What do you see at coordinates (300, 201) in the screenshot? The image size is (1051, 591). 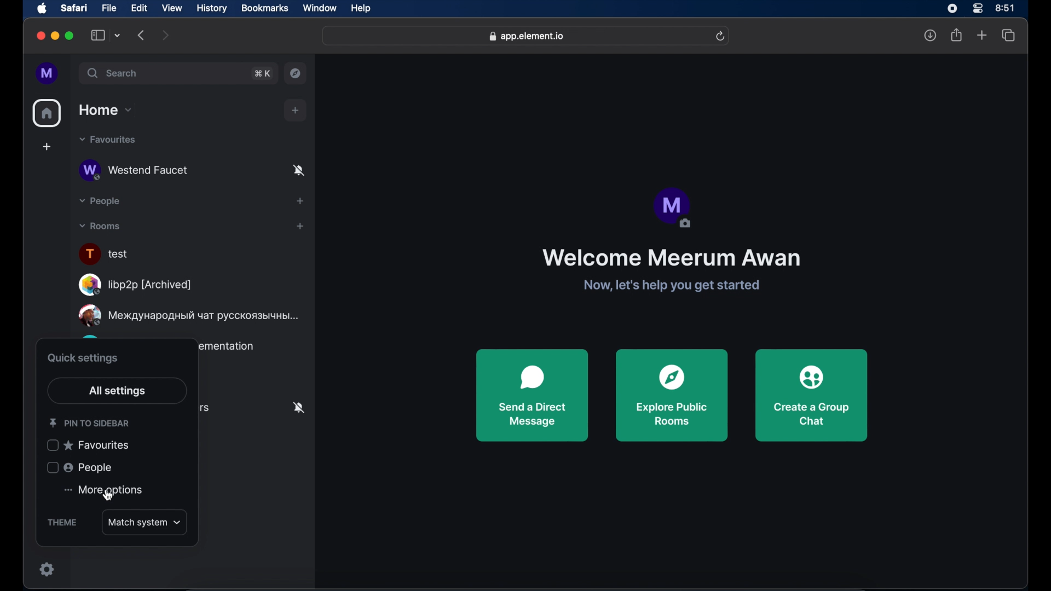 I see `start chat` at bounding box center [300, 201].